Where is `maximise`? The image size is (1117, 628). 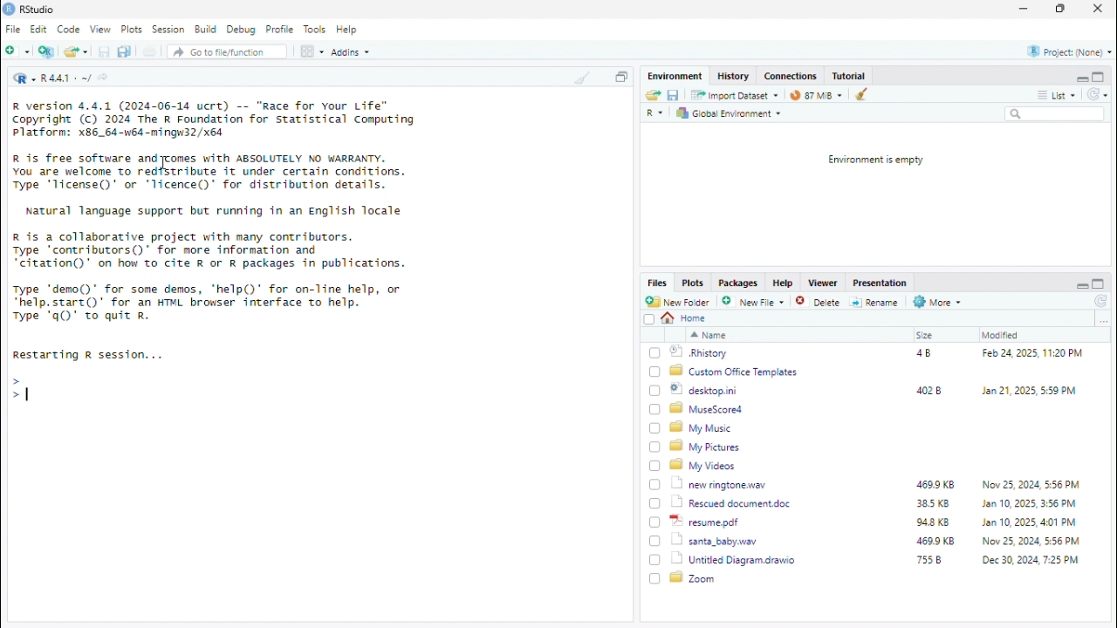 maximise is located at coordinates (1099, 284).